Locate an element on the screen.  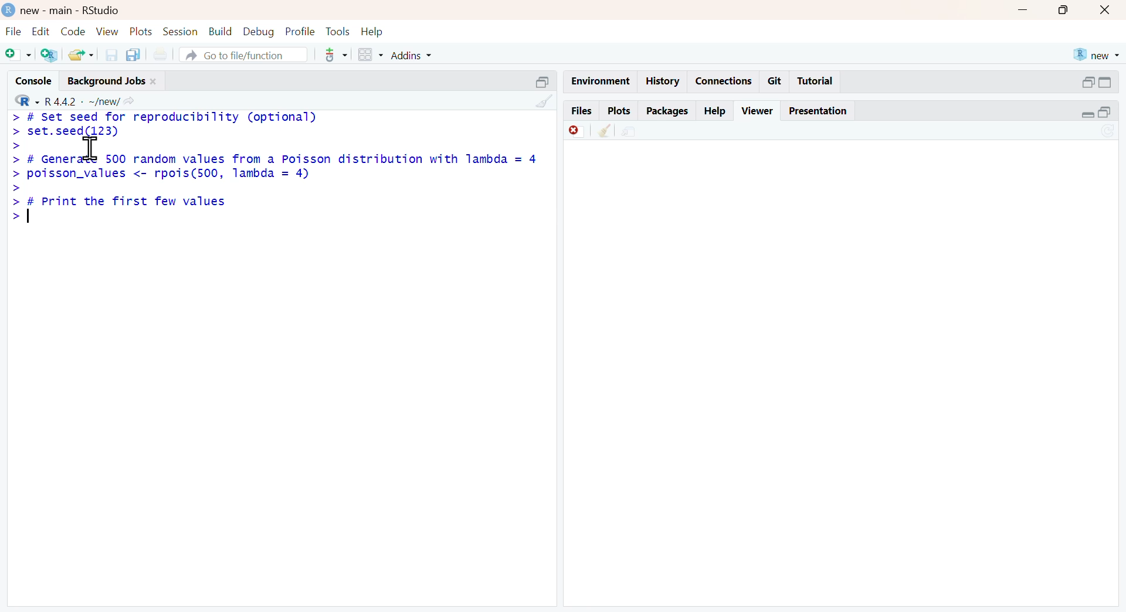
enviornment is located at coordinates (601, 81).